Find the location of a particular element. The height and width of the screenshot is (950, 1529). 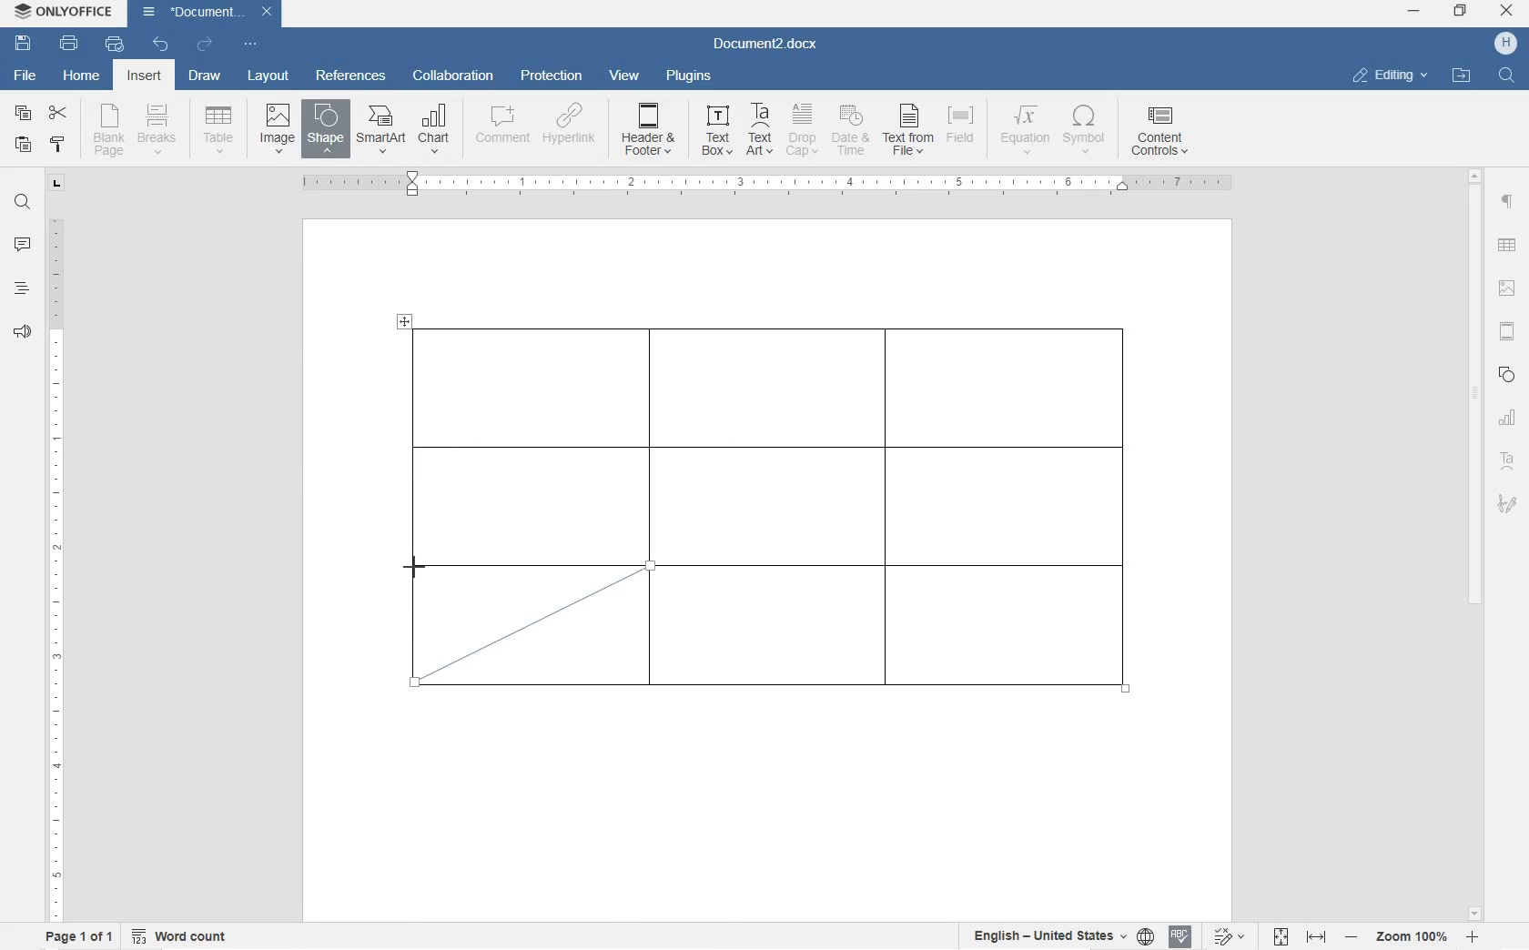

shape is located at coordinates (1507, 374).